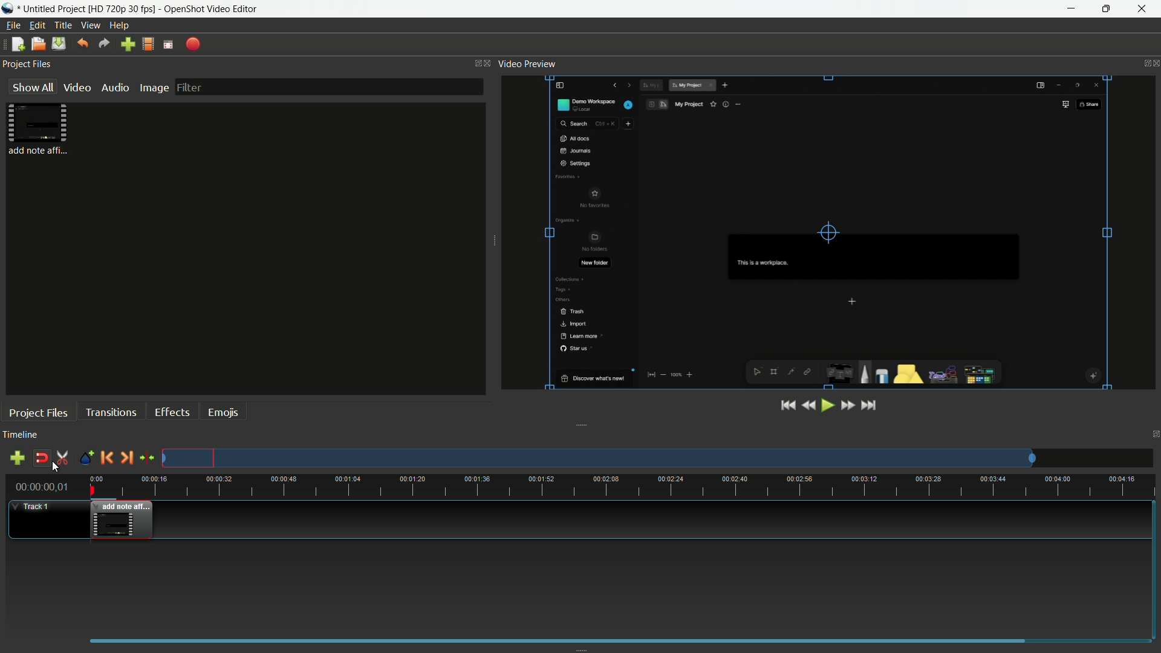 This screenshot has width=1161, height=653. I want to click on time, so click(622, 487).